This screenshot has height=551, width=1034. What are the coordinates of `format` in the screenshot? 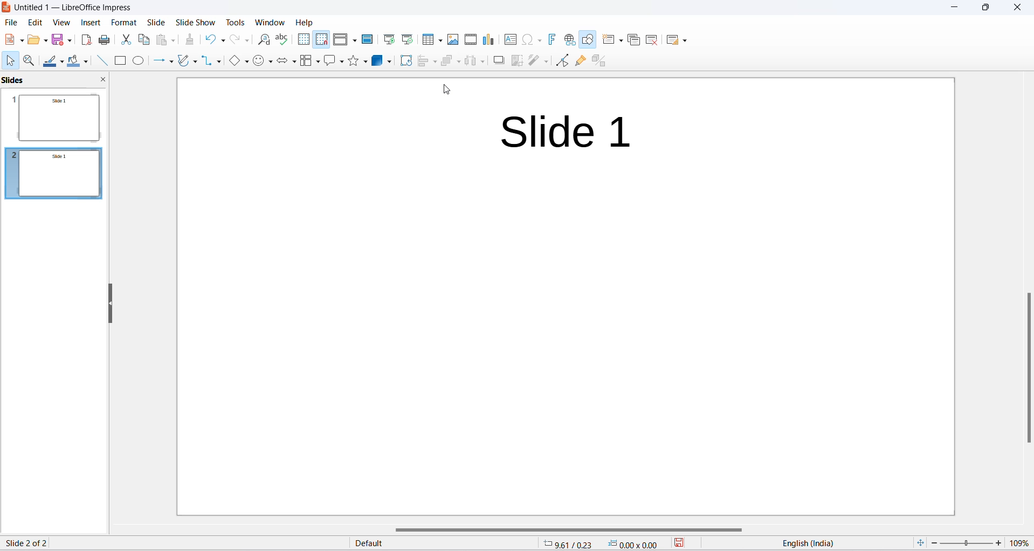 It's located at (122, 22).